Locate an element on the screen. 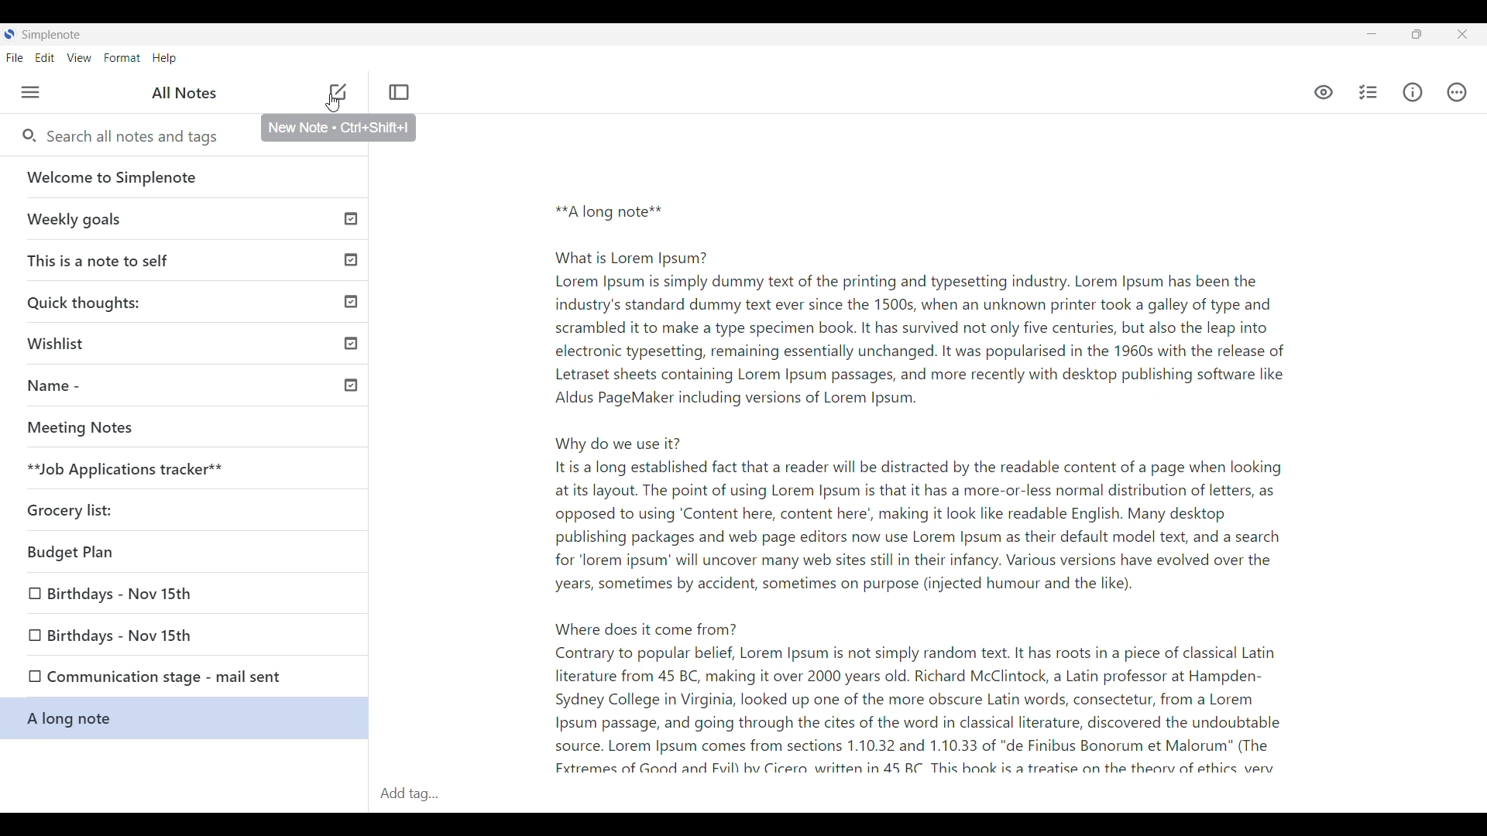  Search all notes and tags is located at coordinates (139, 137).